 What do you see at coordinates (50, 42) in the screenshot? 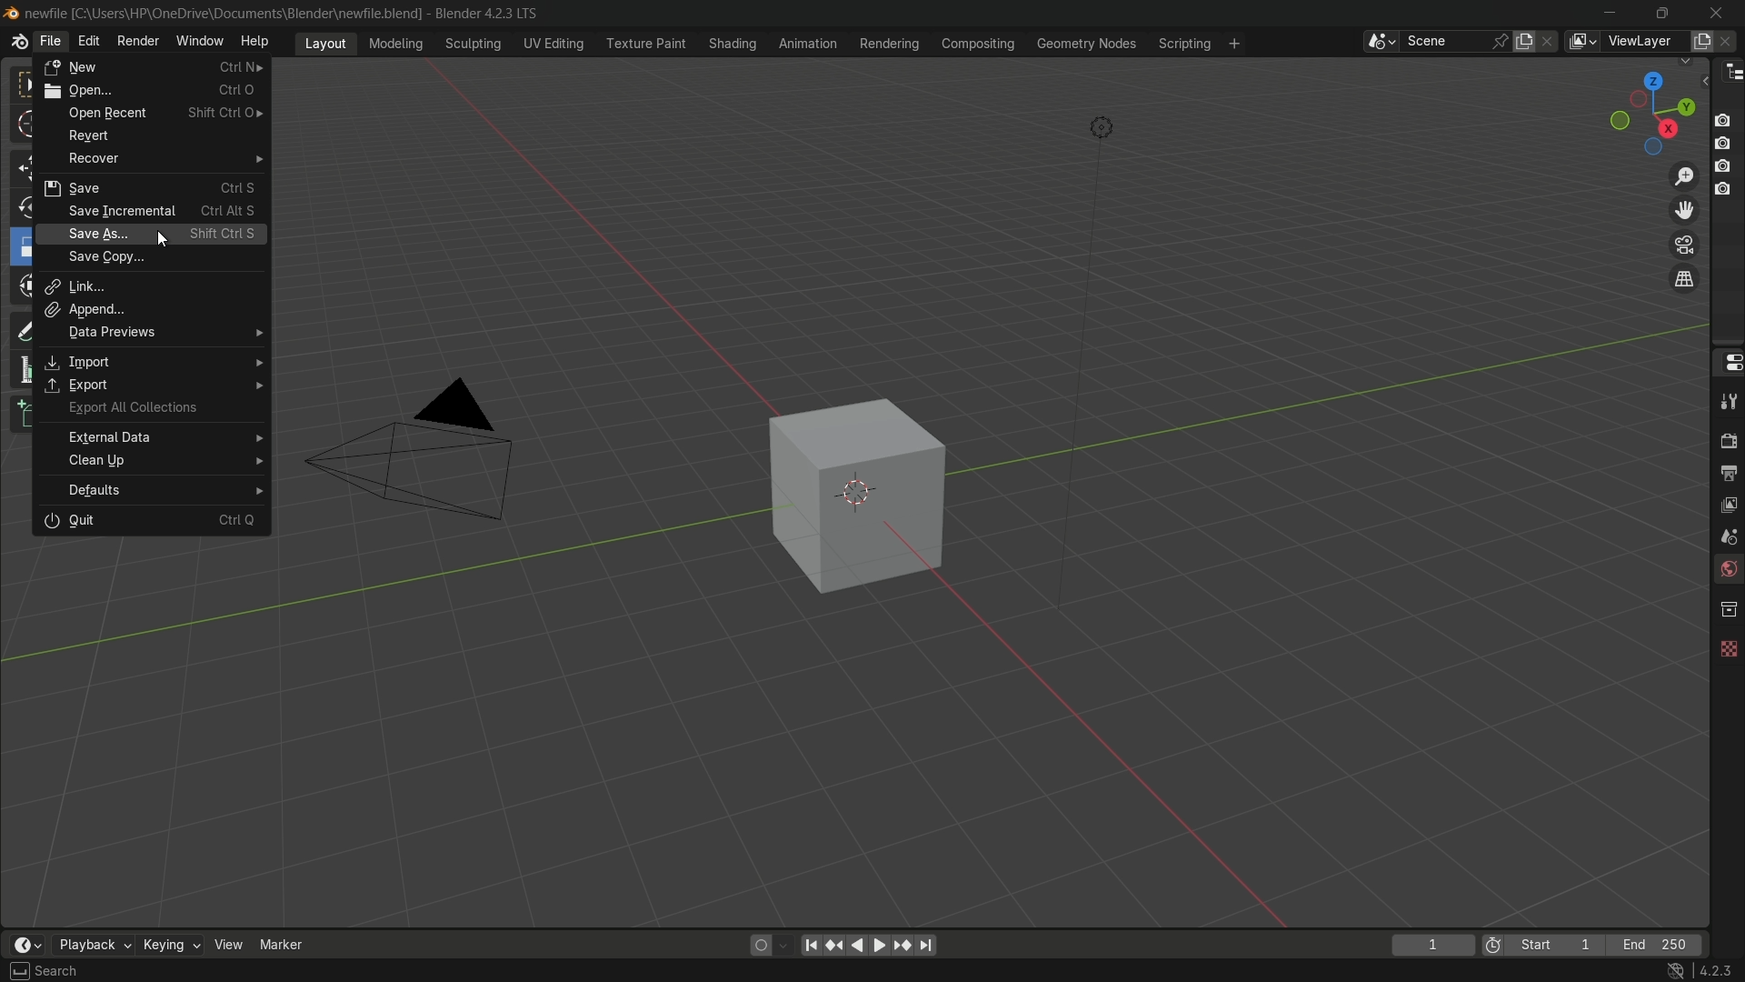
I see `file menu` at bounding box center [50, 42].